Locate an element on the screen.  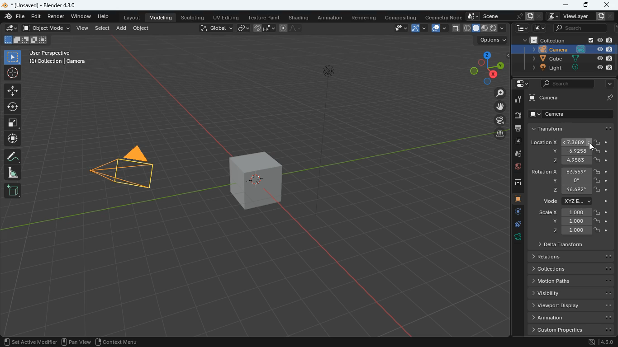
drop is located at coordinates (516, 155).